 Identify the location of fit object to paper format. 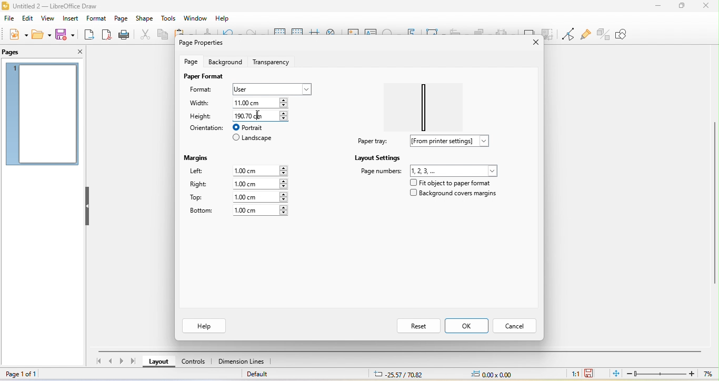
(449, 183).